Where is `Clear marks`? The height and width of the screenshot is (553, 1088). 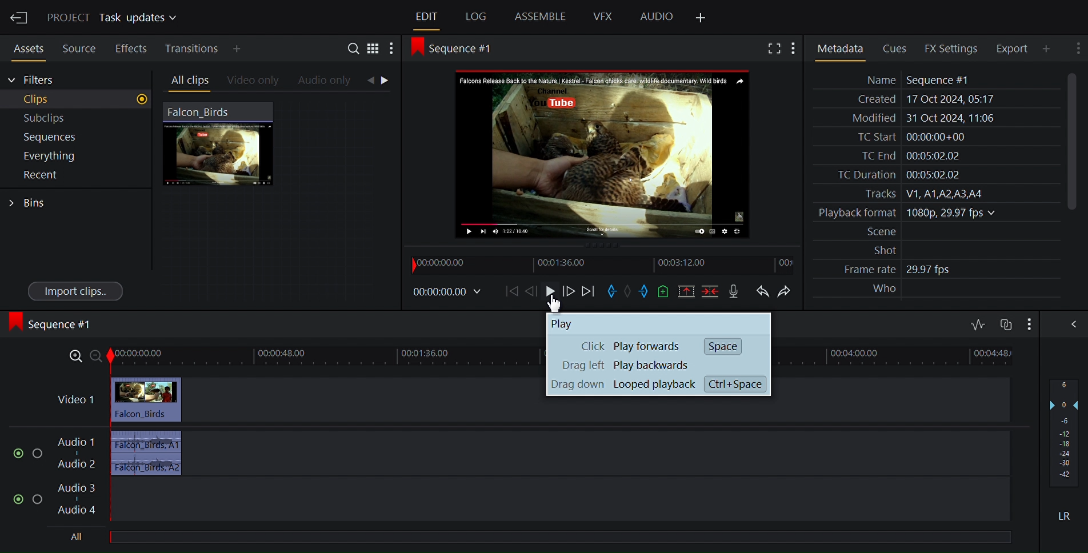 Clear marks is located at coordinates (627, 292).